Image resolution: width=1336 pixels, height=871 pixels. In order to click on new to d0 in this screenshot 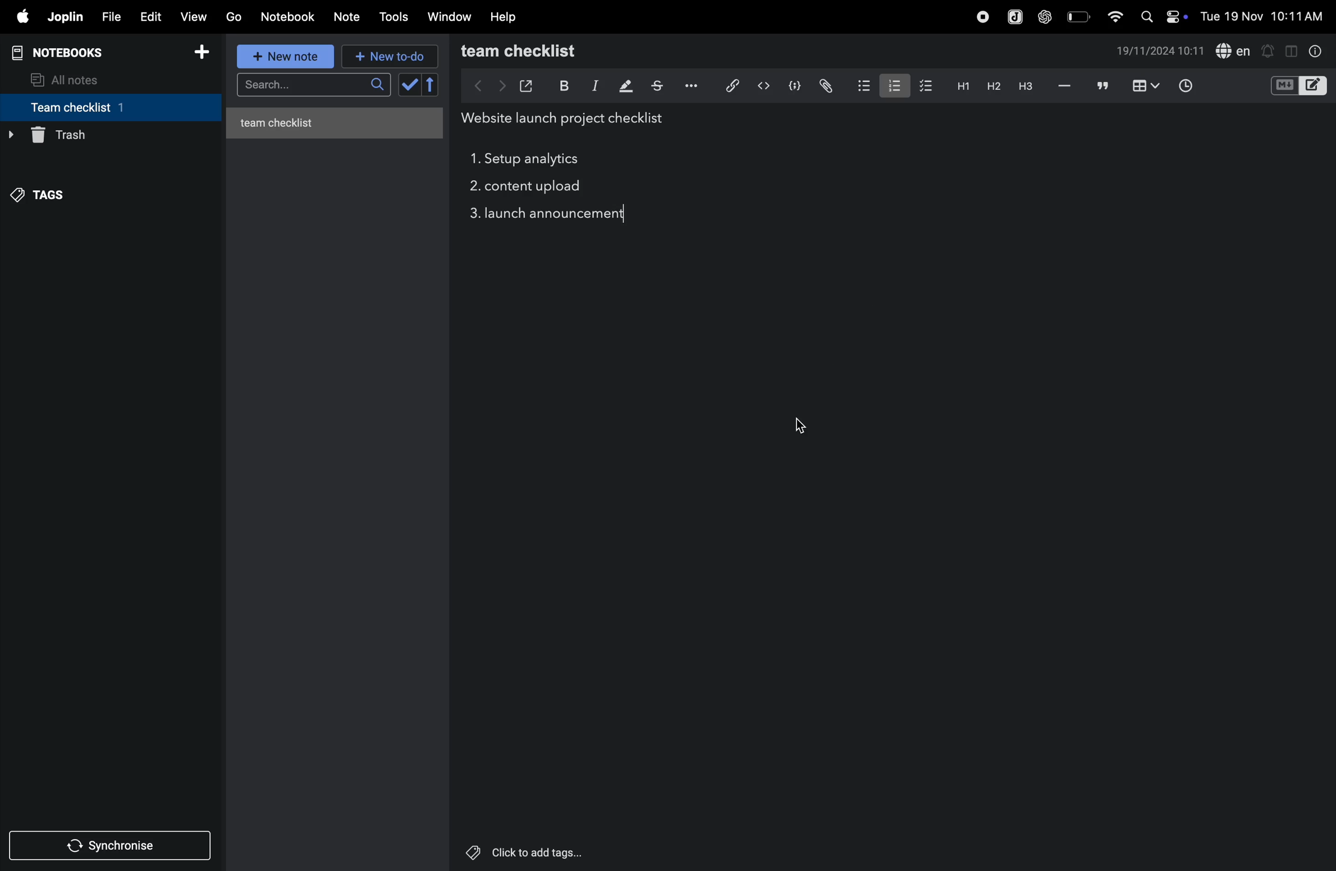, I will do `click(388, 57)`.